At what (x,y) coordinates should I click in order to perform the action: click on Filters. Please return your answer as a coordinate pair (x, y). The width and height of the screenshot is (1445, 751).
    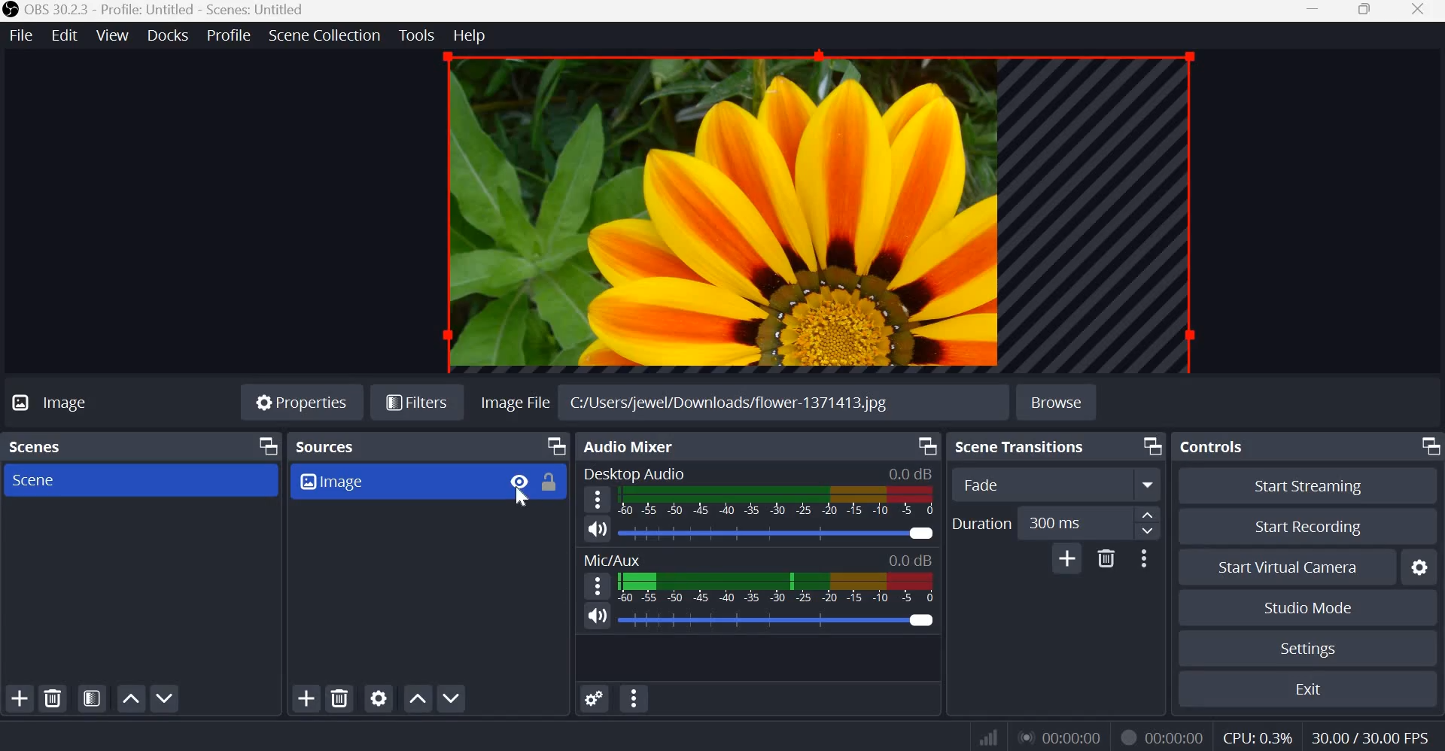
    Looking at the image, I should click on (418, 401).